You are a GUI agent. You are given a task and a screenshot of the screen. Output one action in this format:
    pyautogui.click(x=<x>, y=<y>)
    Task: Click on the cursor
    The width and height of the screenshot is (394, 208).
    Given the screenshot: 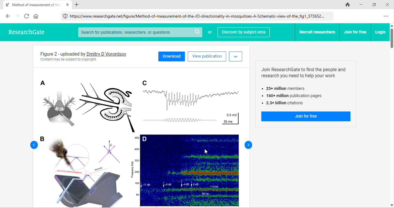 What is the action you would take?
    pyautogui.click(x=207, y=152)
    